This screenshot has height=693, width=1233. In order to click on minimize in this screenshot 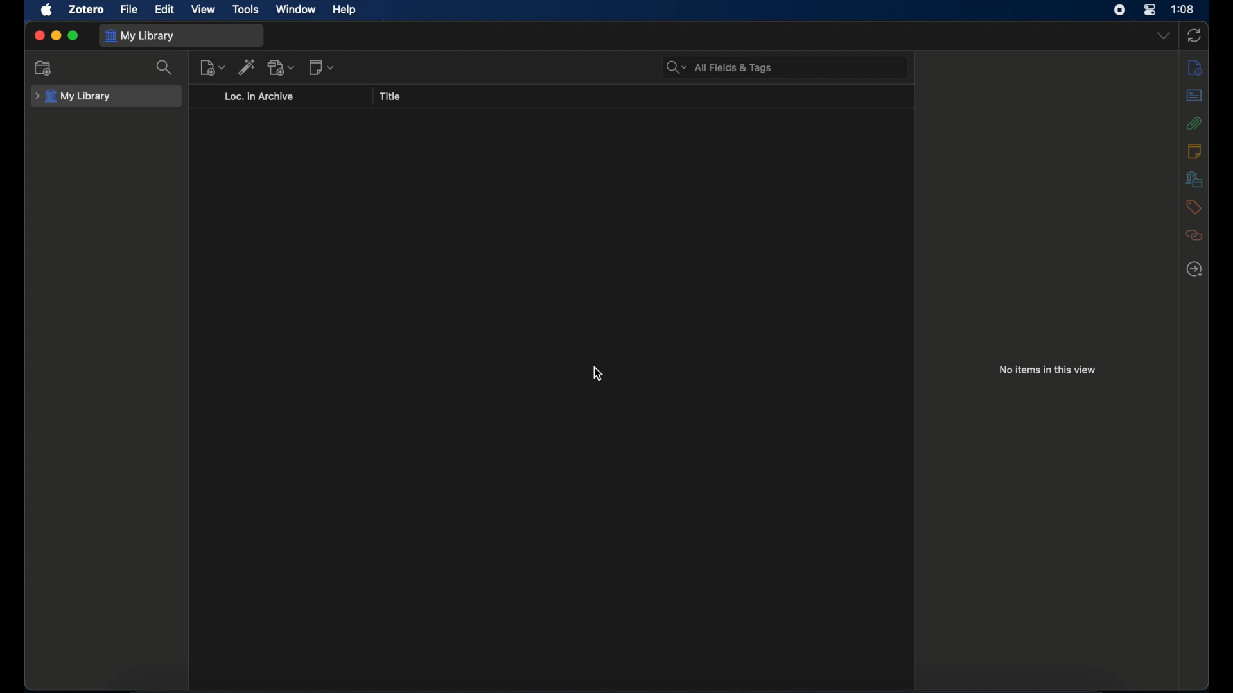, I will do `click(55, 34)`.